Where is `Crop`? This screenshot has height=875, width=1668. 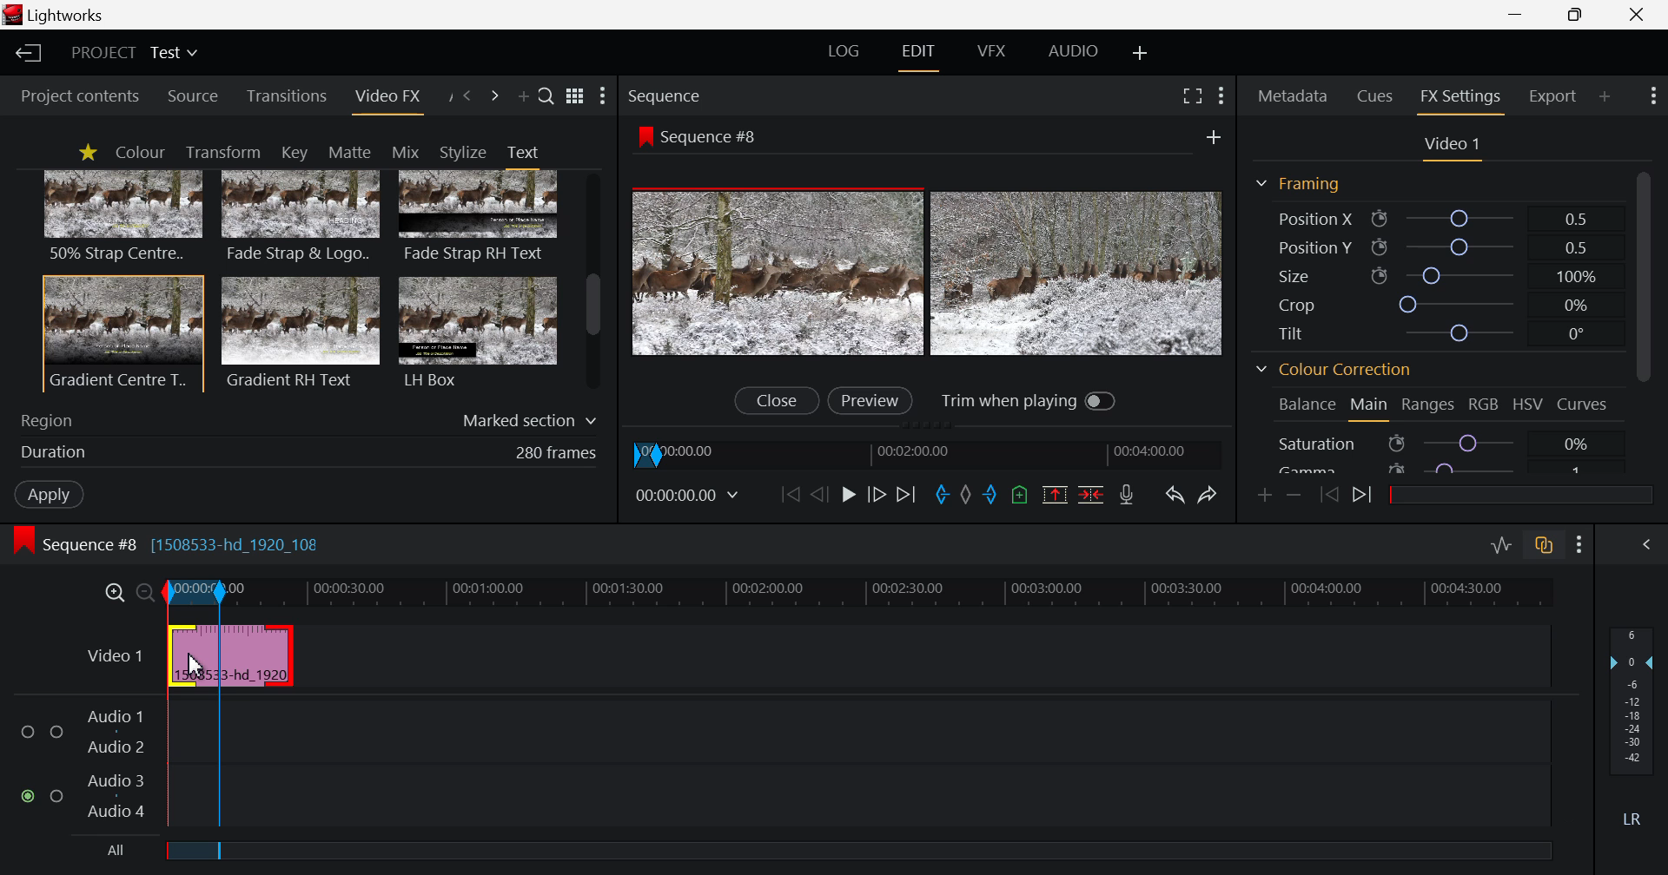
Crop is located at coordinates (1435, 305).